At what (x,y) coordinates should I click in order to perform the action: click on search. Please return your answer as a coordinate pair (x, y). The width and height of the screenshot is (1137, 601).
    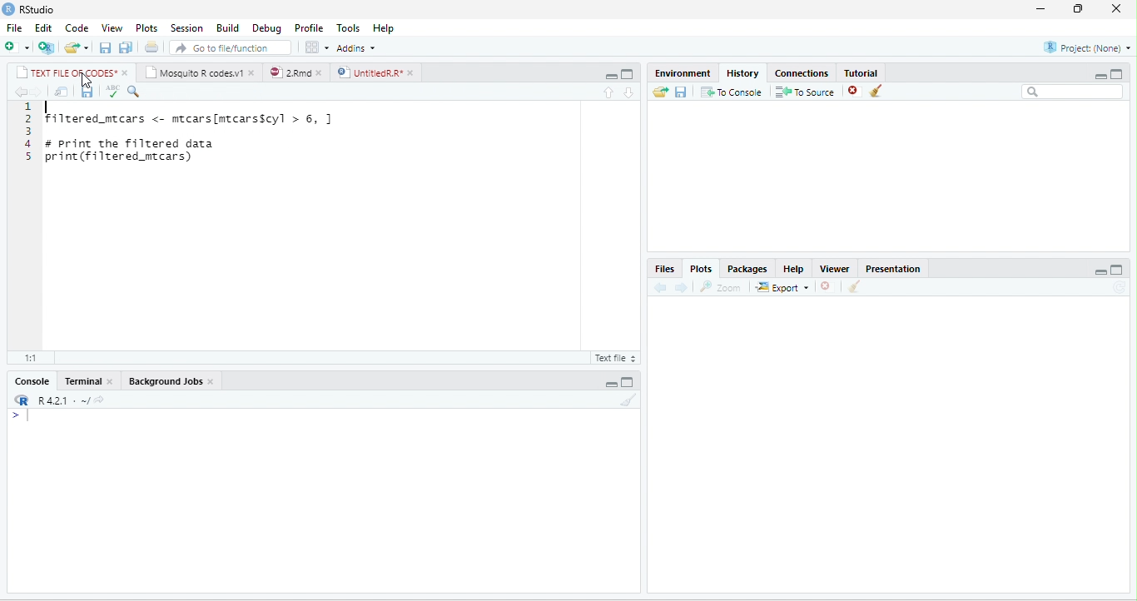
    Looking at the image, I should click on (133, 92).